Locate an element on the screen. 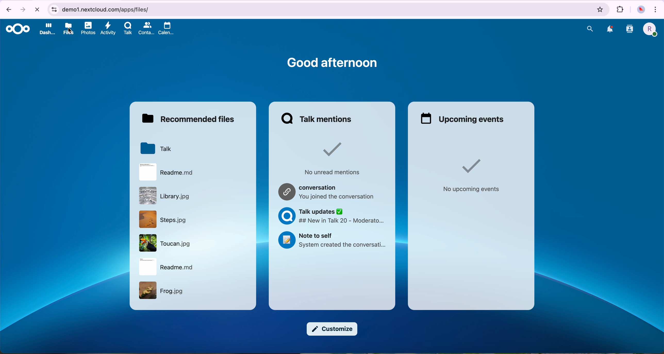  readme.md is located at coordinates (166, 267).